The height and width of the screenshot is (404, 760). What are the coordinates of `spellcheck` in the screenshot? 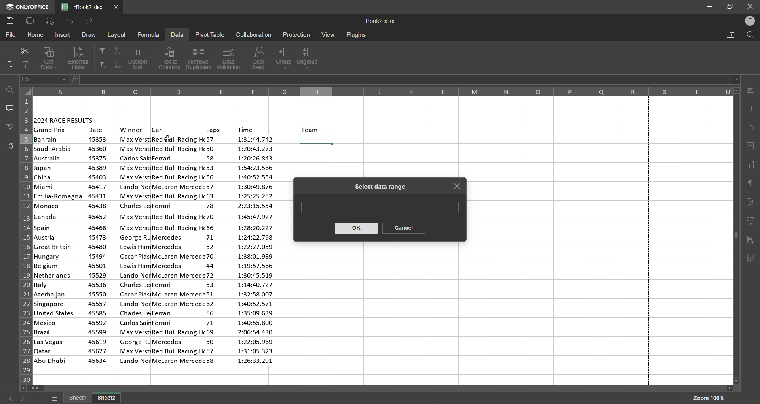 It's located at (10, 126).